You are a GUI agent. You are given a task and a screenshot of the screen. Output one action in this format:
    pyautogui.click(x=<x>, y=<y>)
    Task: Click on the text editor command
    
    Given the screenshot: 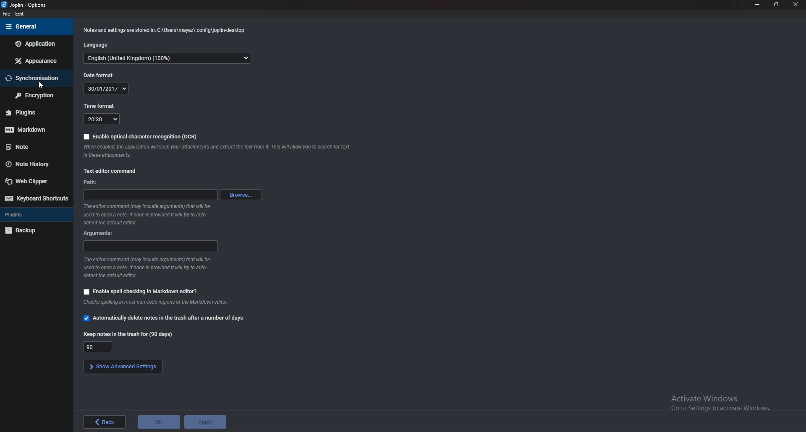 What is the action you would take?
    pyautogui.click(x=110, y=171)
    